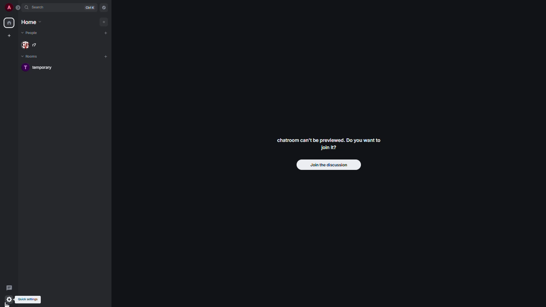 The height and width of the screenshot is (307, 546). What do you see at coordinates (38, 7) in the screenshot?
I see `search` at bounding box center [38, 7].